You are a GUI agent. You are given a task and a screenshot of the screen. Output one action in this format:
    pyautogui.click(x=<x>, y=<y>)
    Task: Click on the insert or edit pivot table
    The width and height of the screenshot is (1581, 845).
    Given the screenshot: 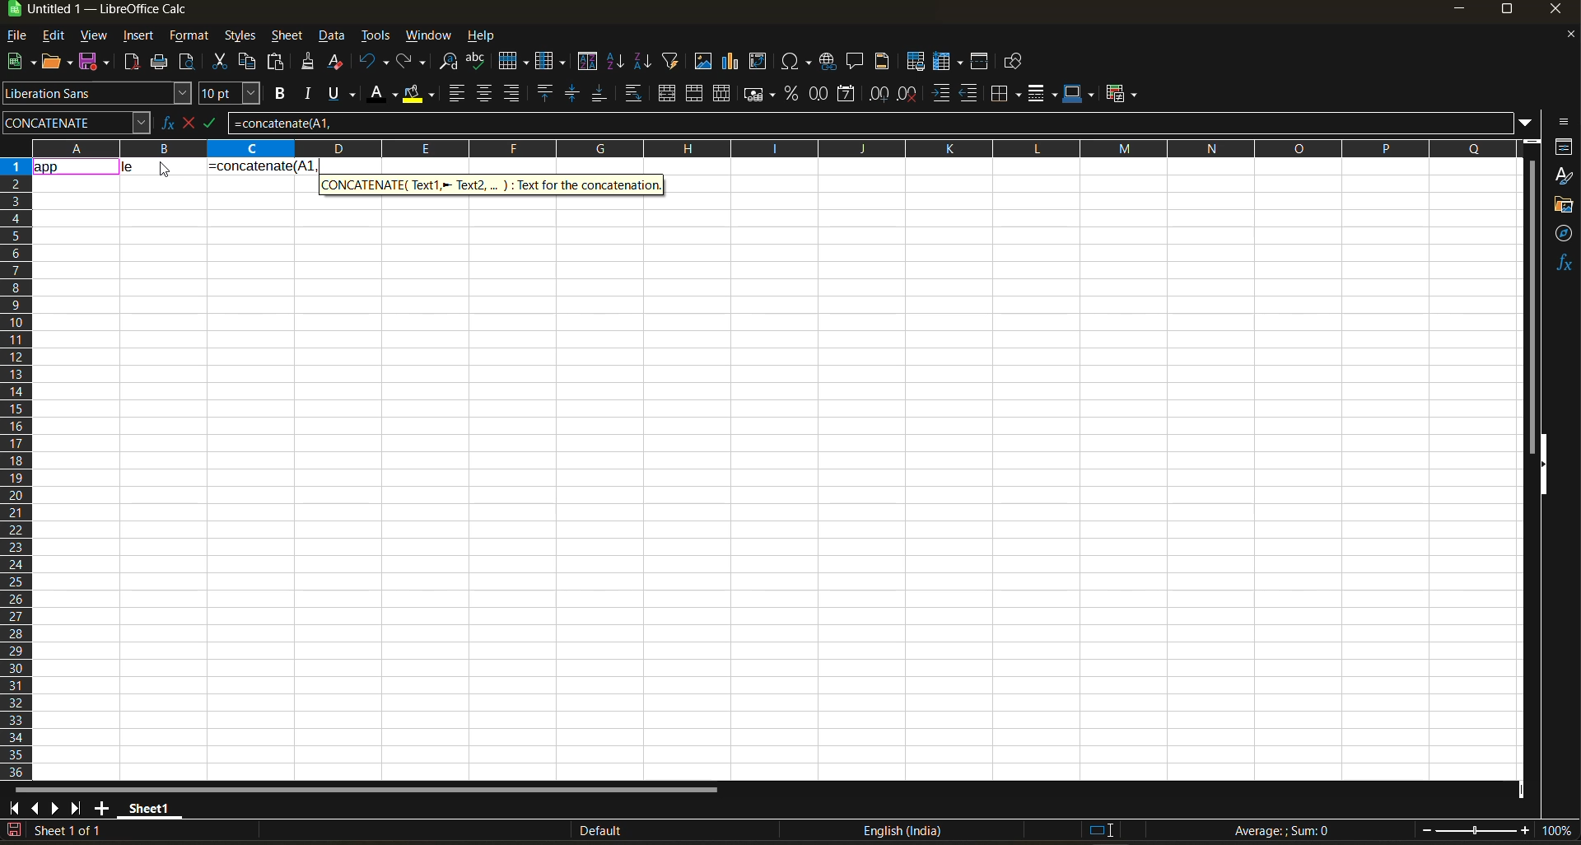 What is the action you would take?
    pyautogui.click(x=759, y=63)
    